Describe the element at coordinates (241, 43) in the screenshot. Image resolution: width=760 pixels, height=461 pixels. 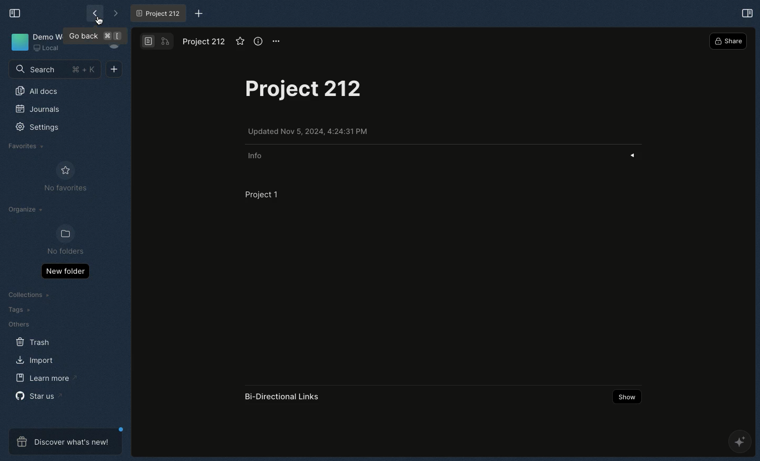
I see `Favourite` at that location.